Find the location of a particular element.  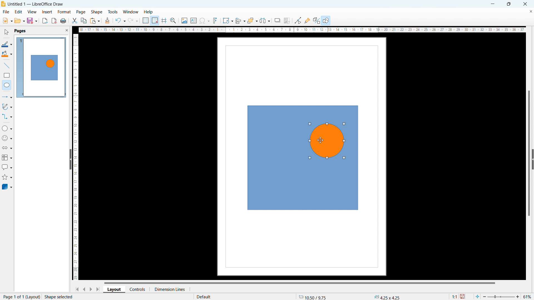

current zoom level is located at coordinates (528, 297).